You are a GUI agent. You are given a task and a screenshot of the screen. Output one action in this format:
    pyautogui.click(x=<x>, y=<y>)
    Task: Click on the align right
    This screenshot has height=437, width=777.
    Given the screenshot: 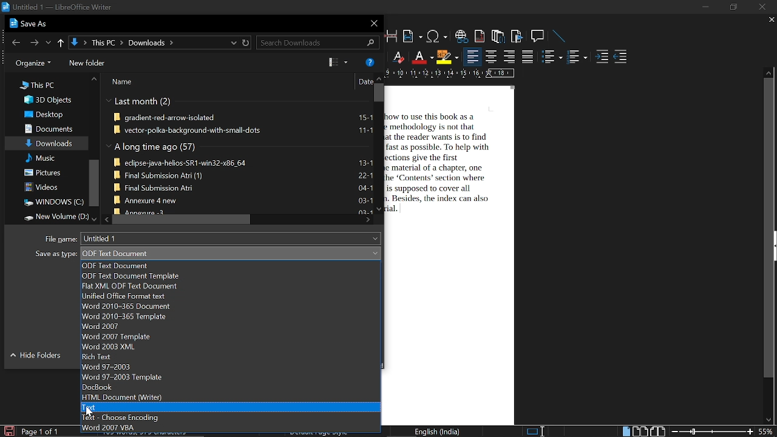 What is the action you would take?
    pyautogui.click(x=509, y=57)
    